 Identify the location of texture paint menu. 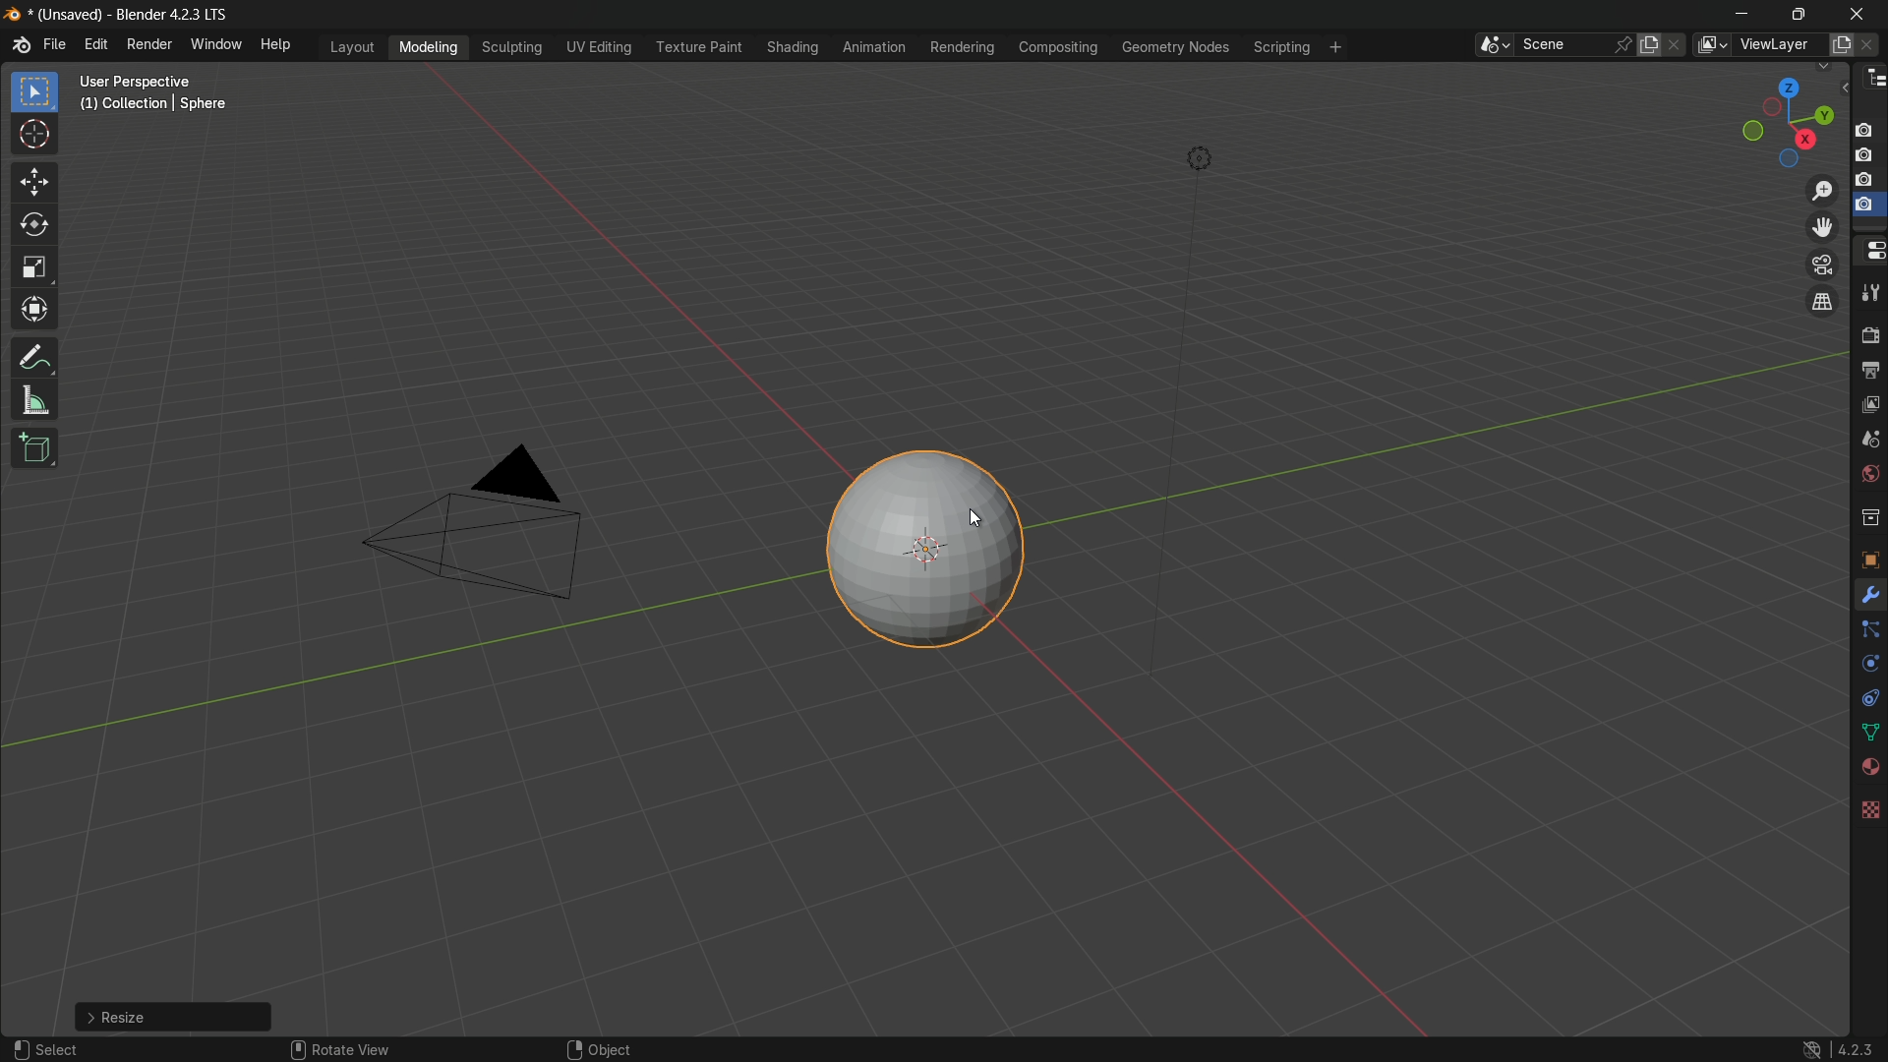
(698, 47).